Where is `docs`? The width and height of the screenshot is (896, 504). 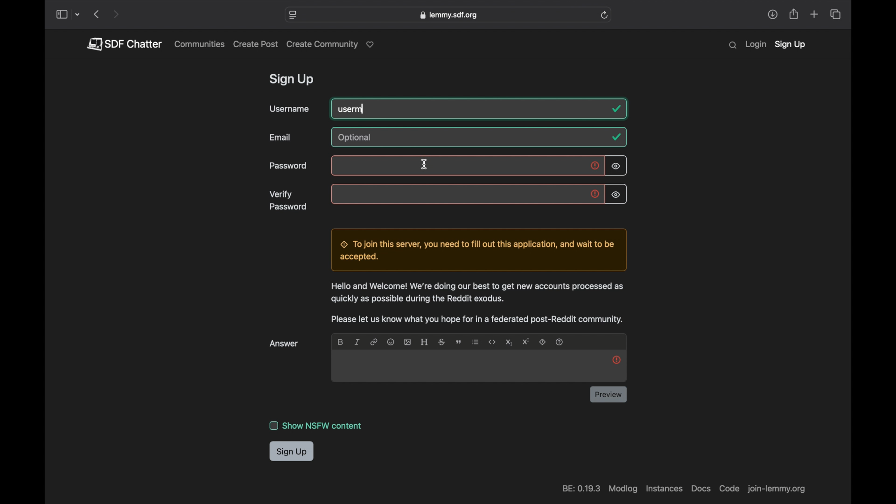 docs is located at coordinates (700, 489).